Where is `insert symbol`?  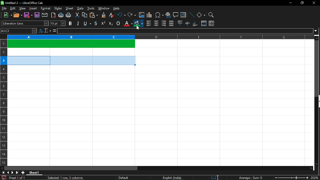 insert symbol is located at coordinates (159, 15).